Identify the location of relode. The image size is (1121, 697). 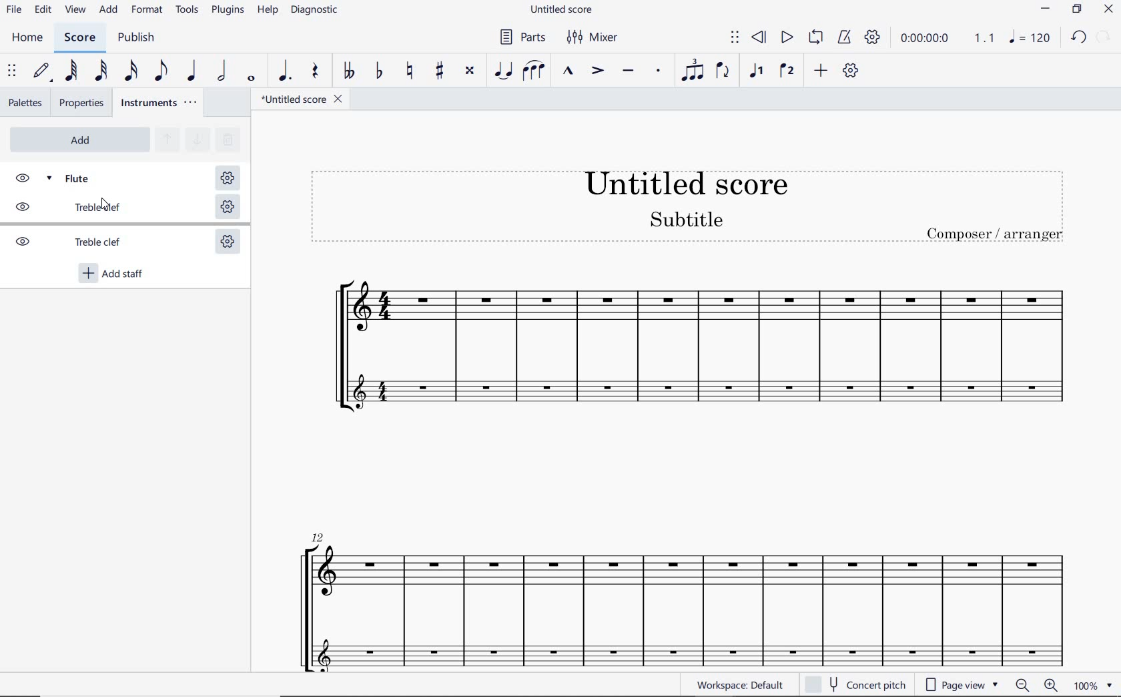
(1104, 35).